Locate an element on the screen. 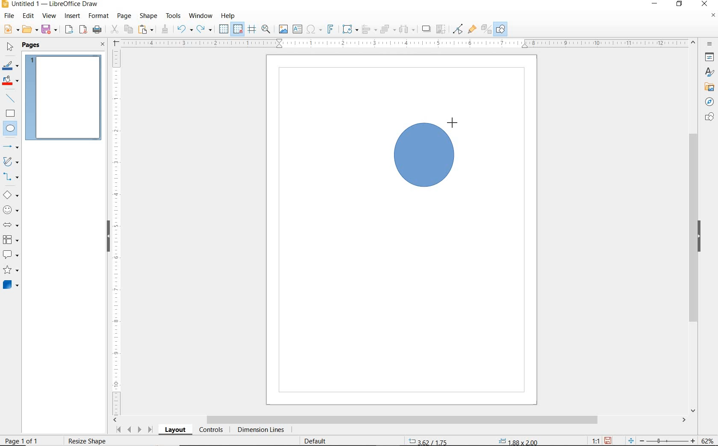 This screenshot has width=718, height=446. LINE COLOR is located at coordinates (10, 65).